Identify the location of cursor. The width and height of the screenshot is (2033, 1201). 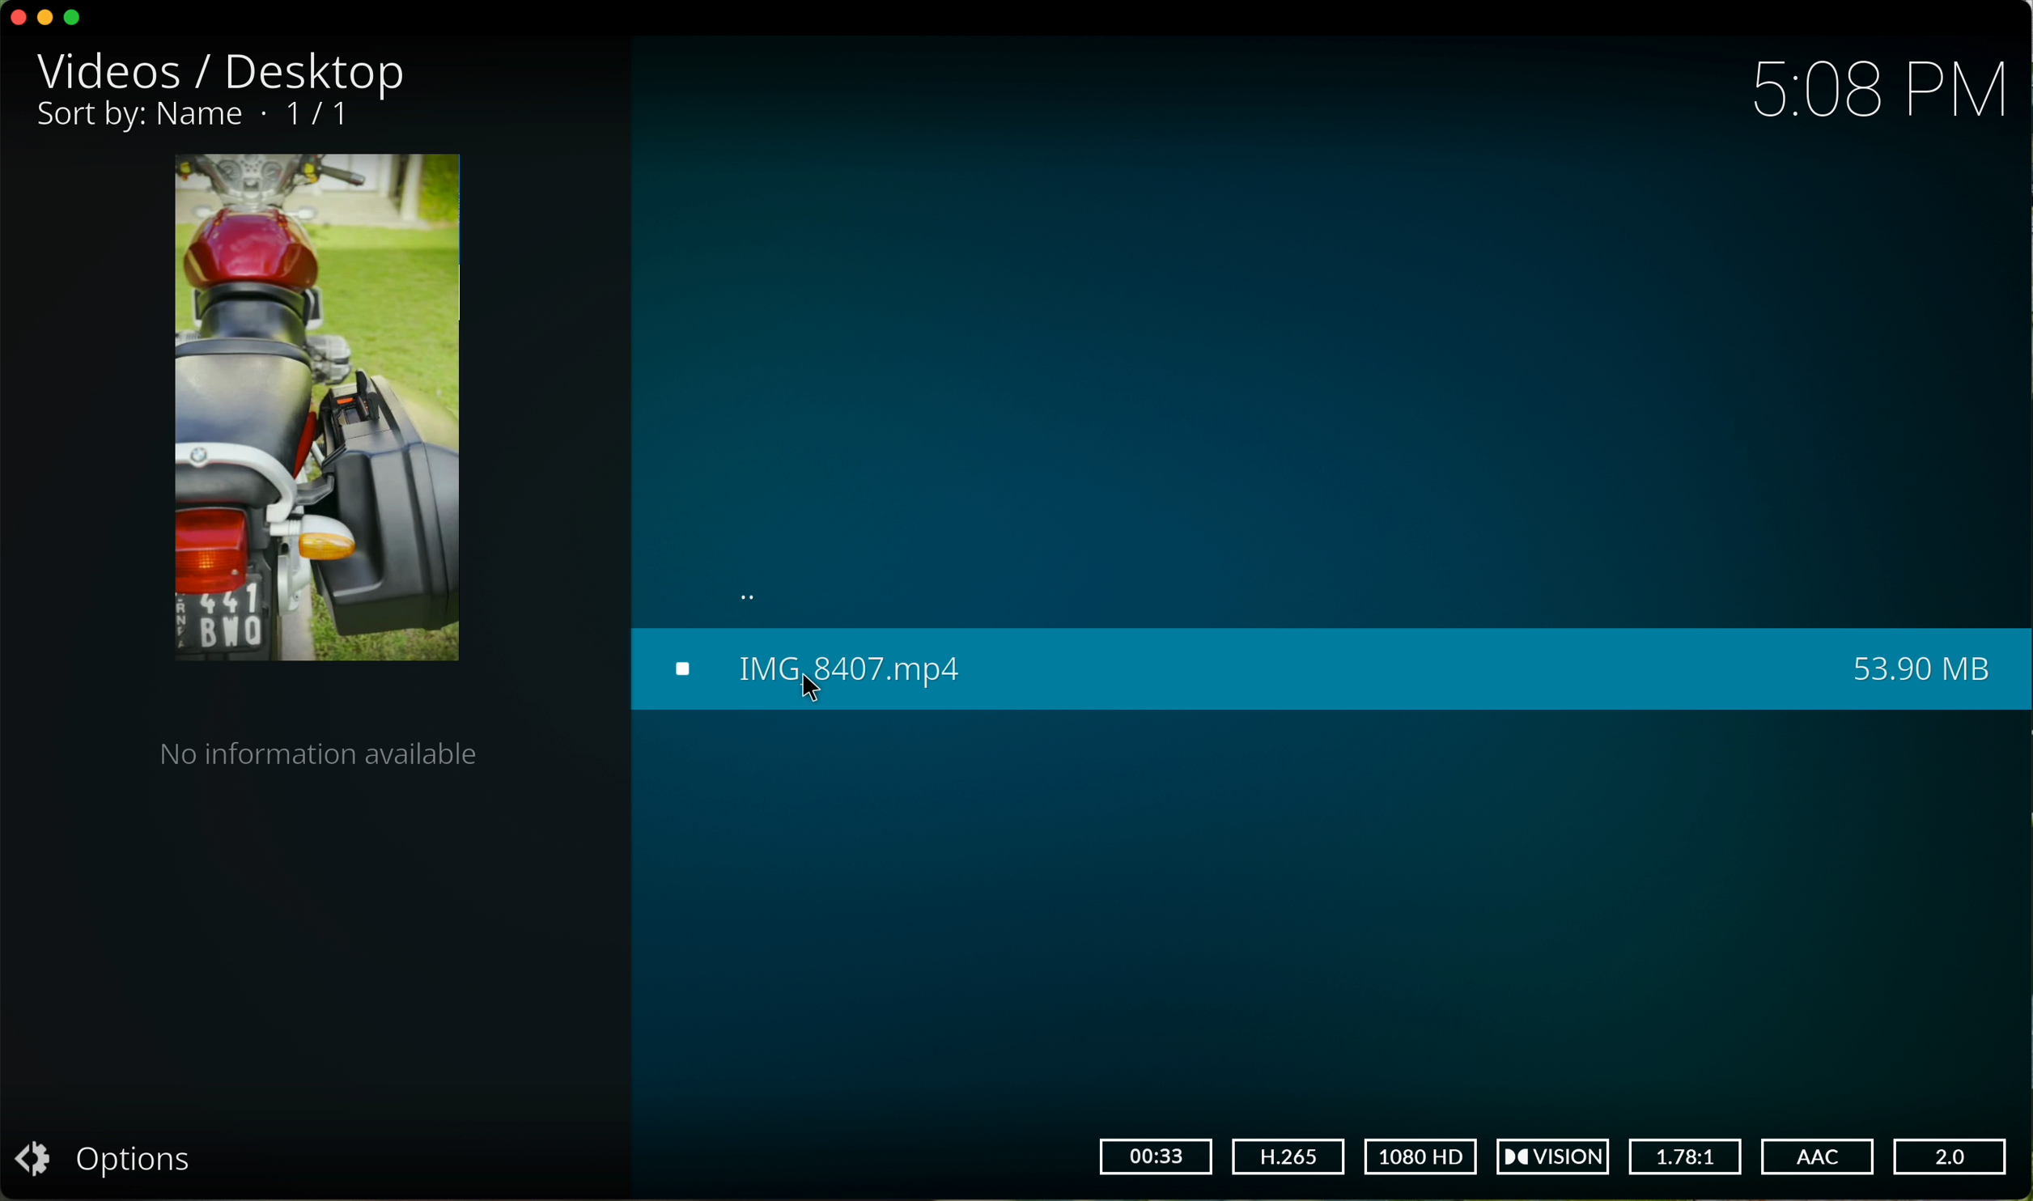
(813, 690).